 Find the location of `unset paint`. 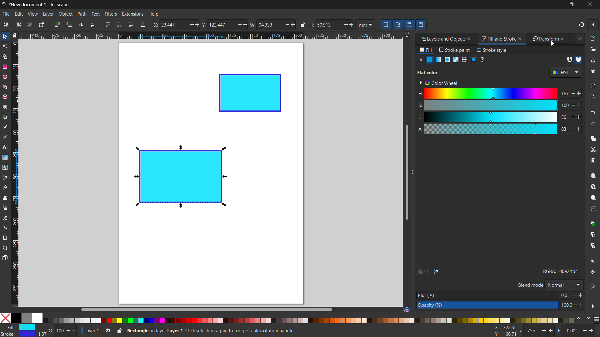

unset paint is located at coordinates (482, 59).